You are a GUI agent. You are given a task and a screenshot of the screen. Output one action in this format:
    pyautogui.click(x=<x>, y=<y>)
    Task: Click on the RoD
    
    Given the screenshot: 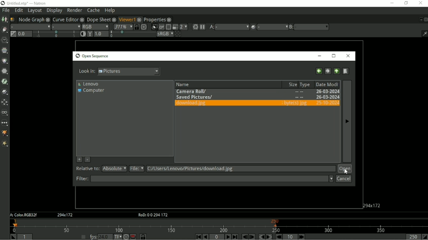 What is the action you would take?
    pyautogui.click(x=152, y=215)
    